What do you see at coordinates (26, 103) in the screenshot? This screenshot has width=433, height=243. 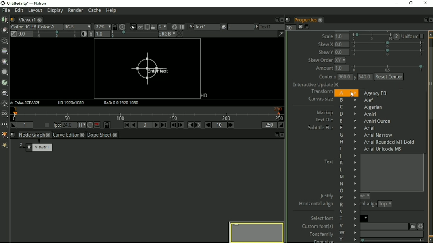 I see `A: Color` at bounding box center [26, 103].